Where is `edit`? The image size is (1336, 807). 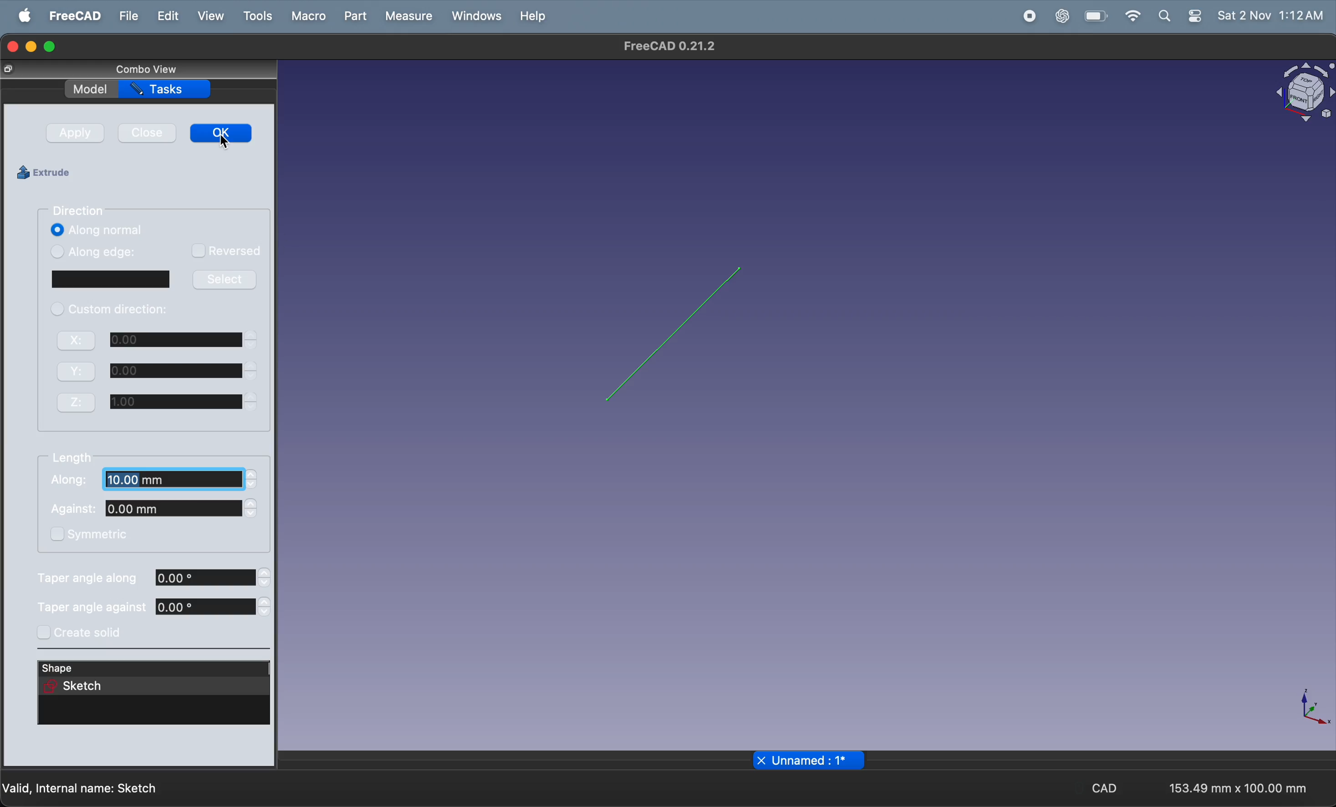
edit is located at coordinates (169, 16).